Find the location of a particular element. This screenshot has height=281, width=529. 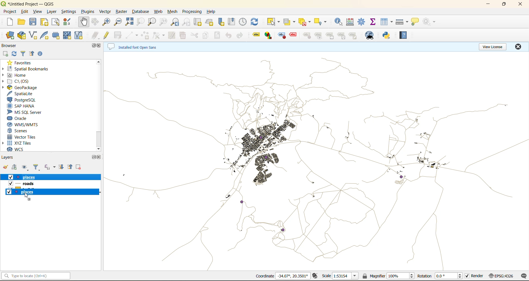

virtual layer is located at coordinates (81, 35).